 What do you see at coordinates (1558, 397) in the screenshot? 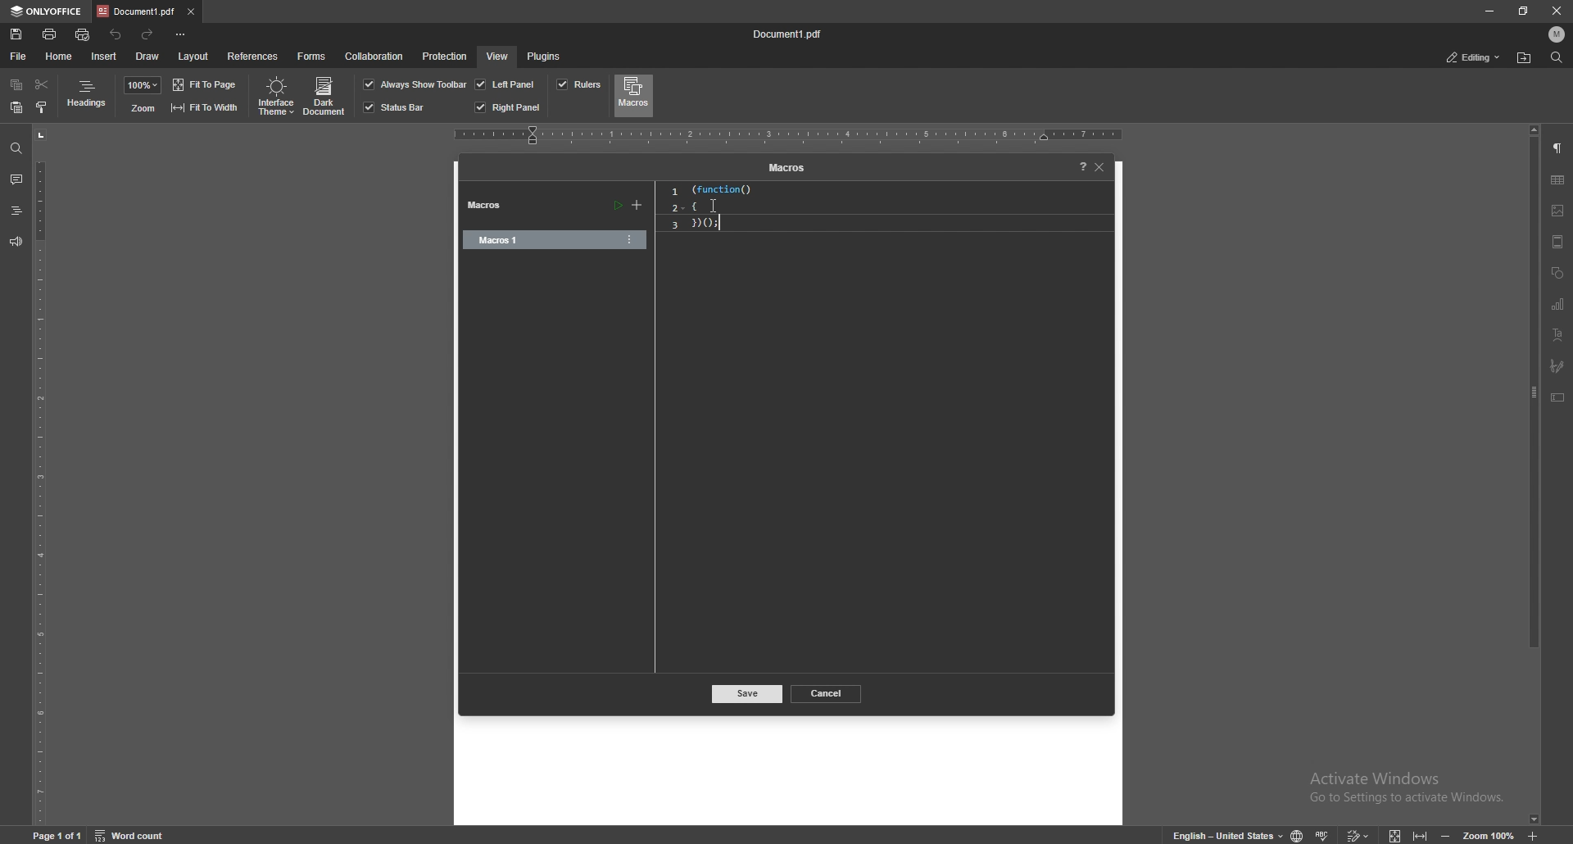
I see `text box` at bounding box center [1558, 397].